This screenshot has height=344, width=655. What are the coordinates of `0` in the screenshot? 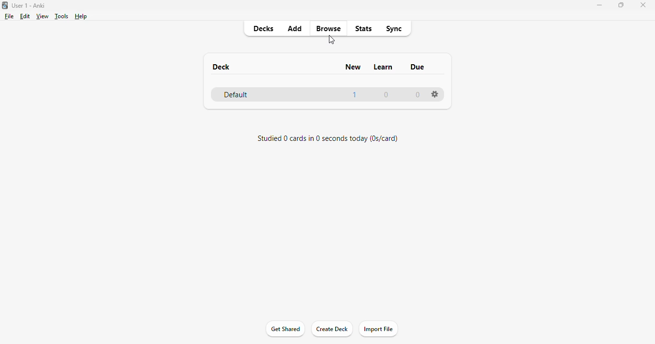 It's located at (386, 95).